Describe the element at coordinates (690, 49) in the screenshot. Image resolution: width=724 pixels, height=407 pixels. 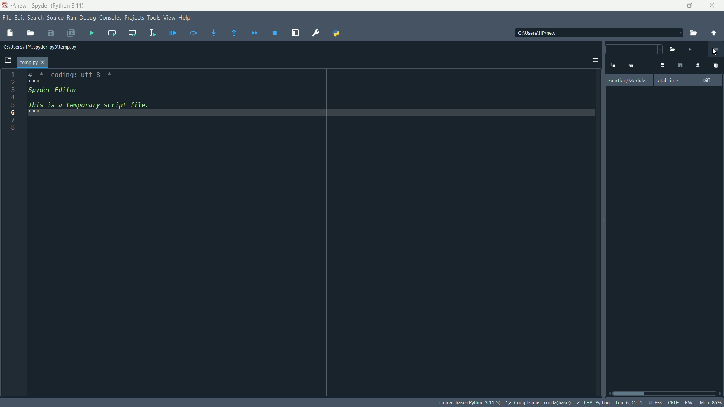
I see `run file` at that location.